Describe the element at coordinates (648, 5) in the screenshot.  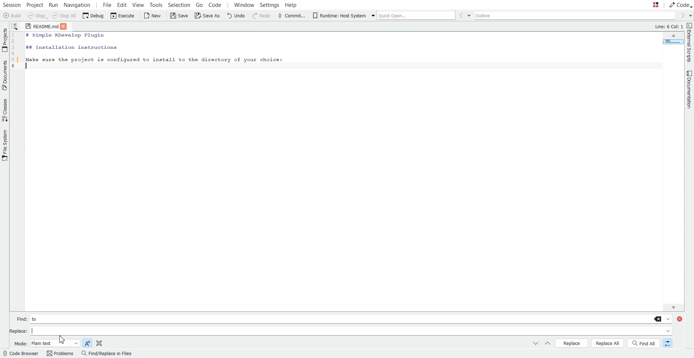
I see `Quick open` at that location.